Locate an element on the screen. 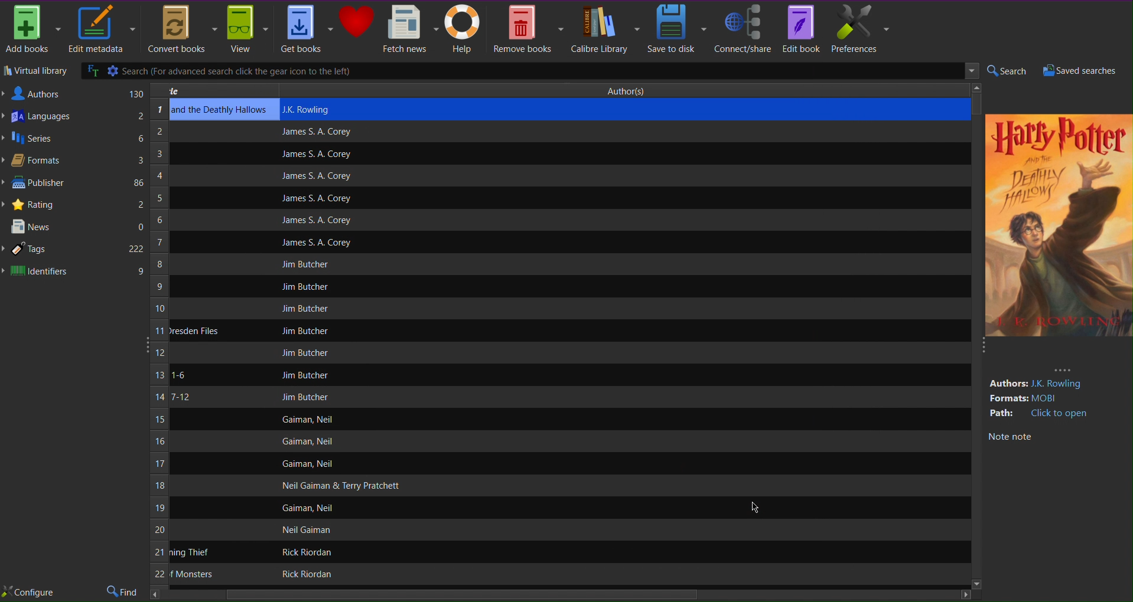 Image resolution: width=1133 pixels, height=602 pixels. Authors is located at coordinates (74, 93).